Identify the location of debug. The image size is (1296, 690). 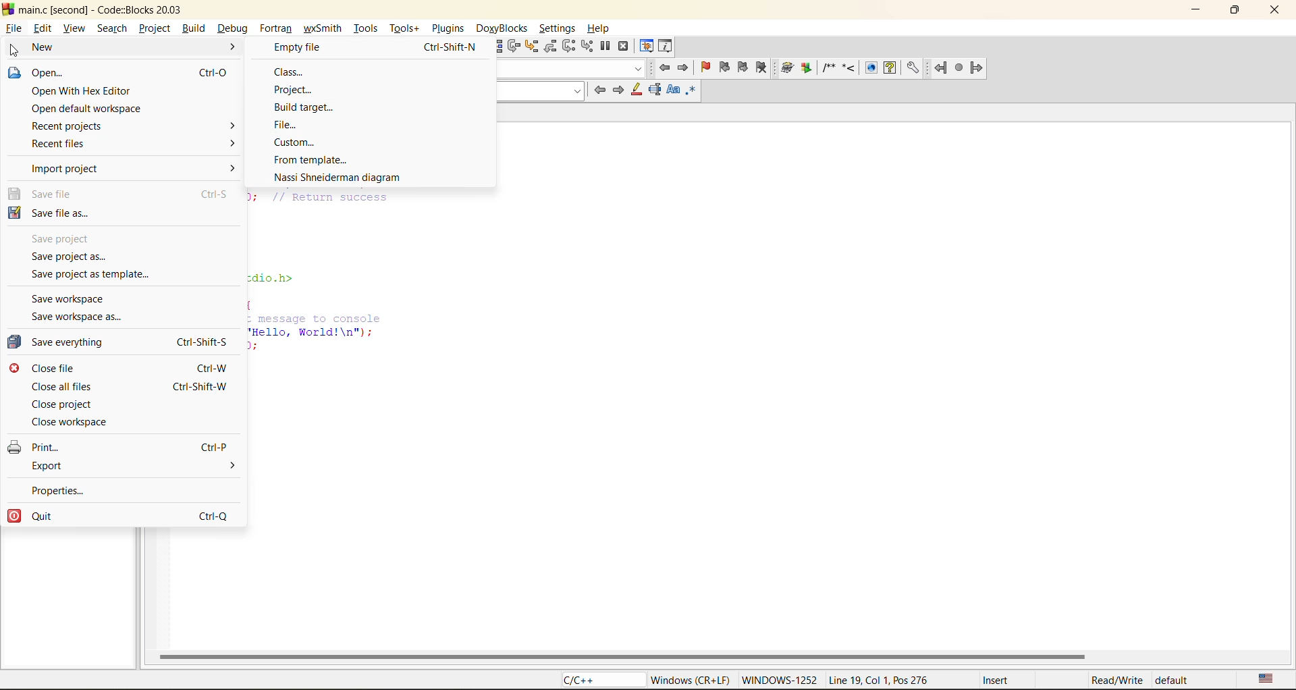
(233, 28).